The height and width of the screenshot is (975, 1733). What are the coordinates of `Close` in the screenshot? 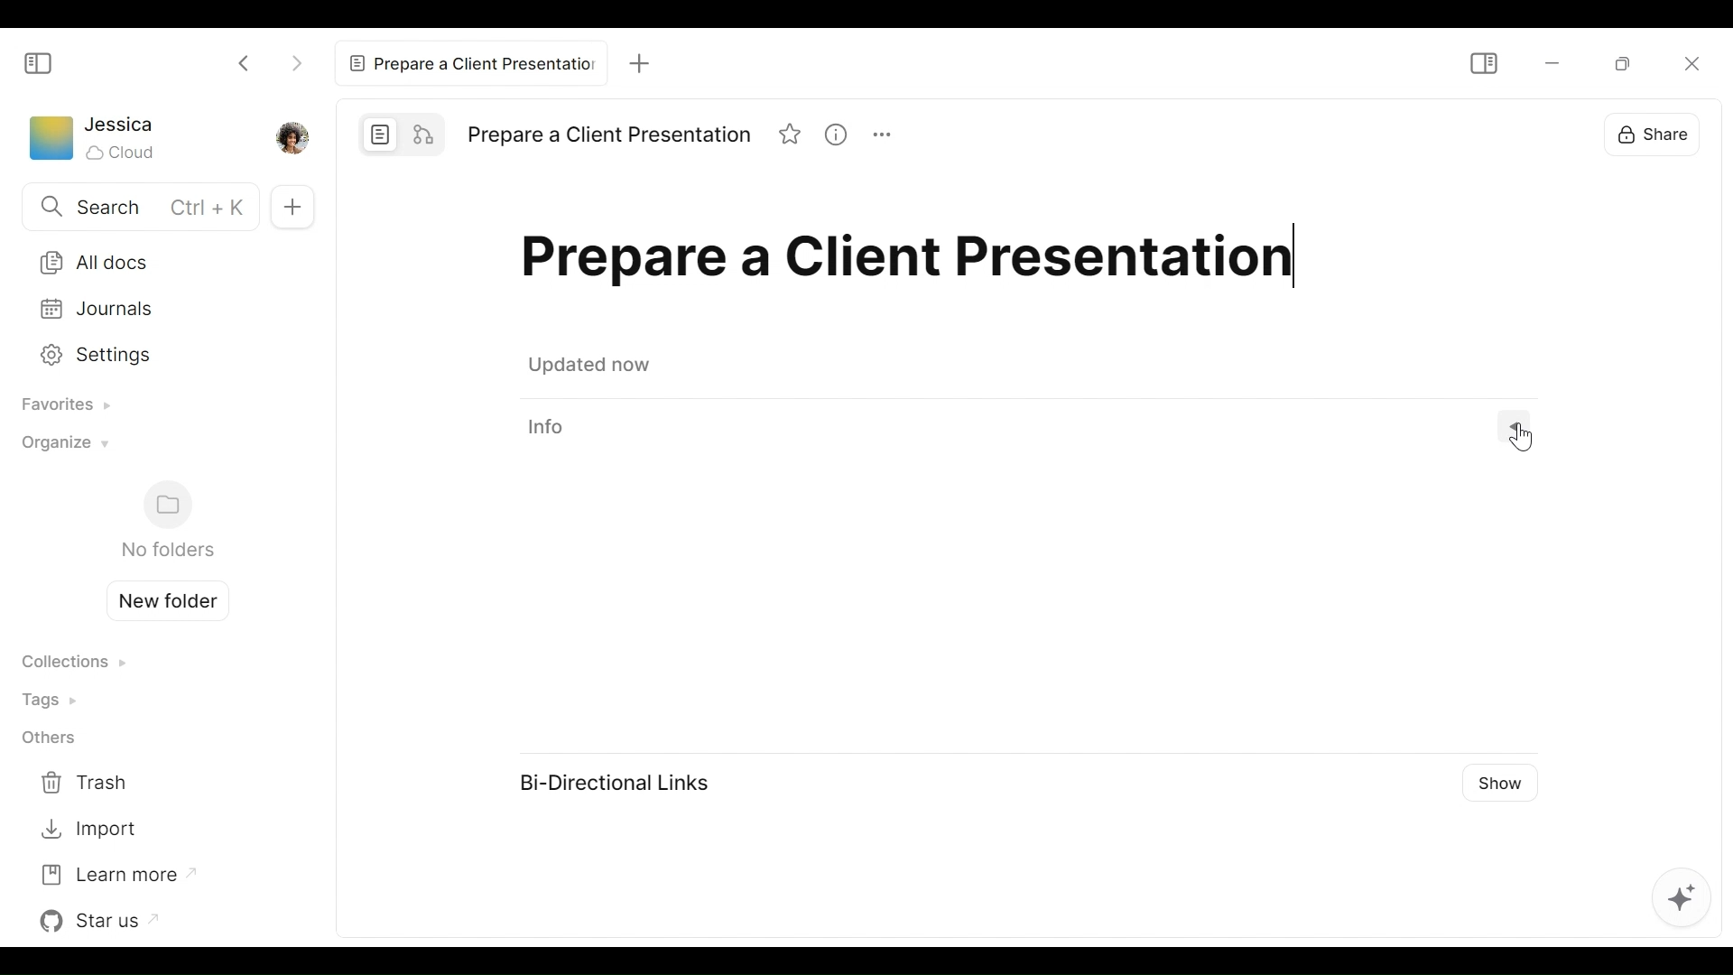 It's located at (1689, 63).